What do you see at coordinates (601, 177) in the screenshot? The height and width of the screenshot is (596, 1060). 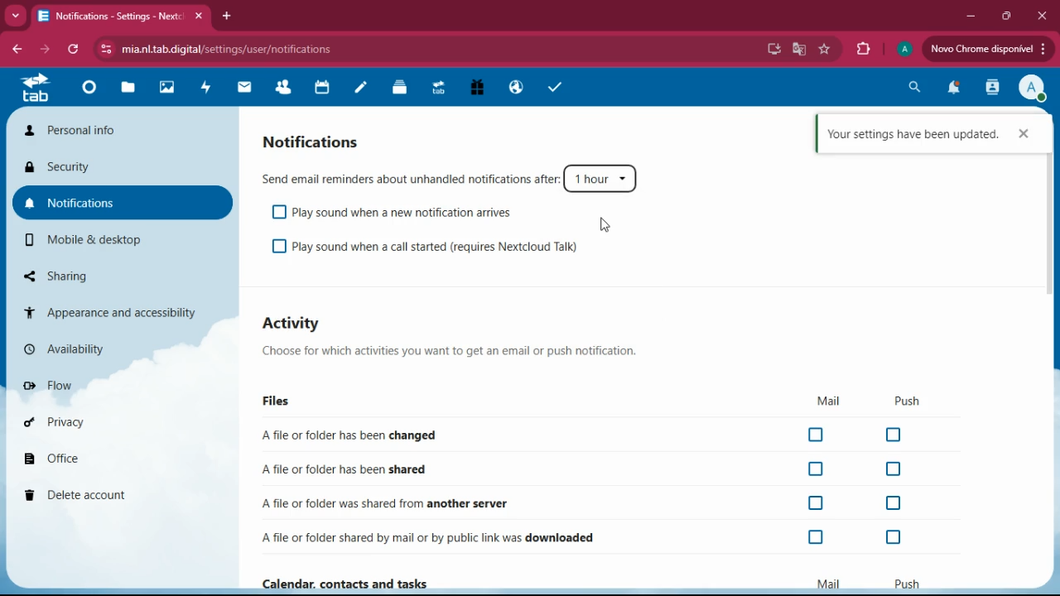 I see `1 hour` at bounding box center [601, 177].